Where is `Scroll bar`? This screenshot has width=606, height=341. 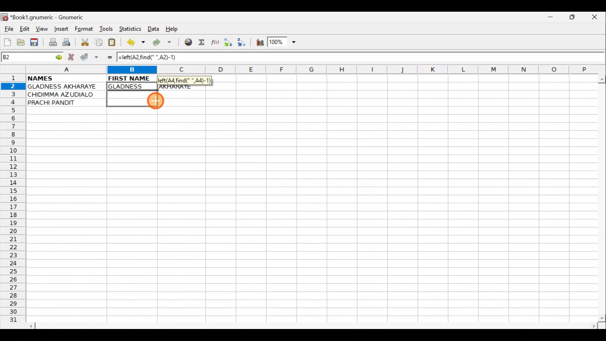
Scroll bar is located at coordinates (600, 197).